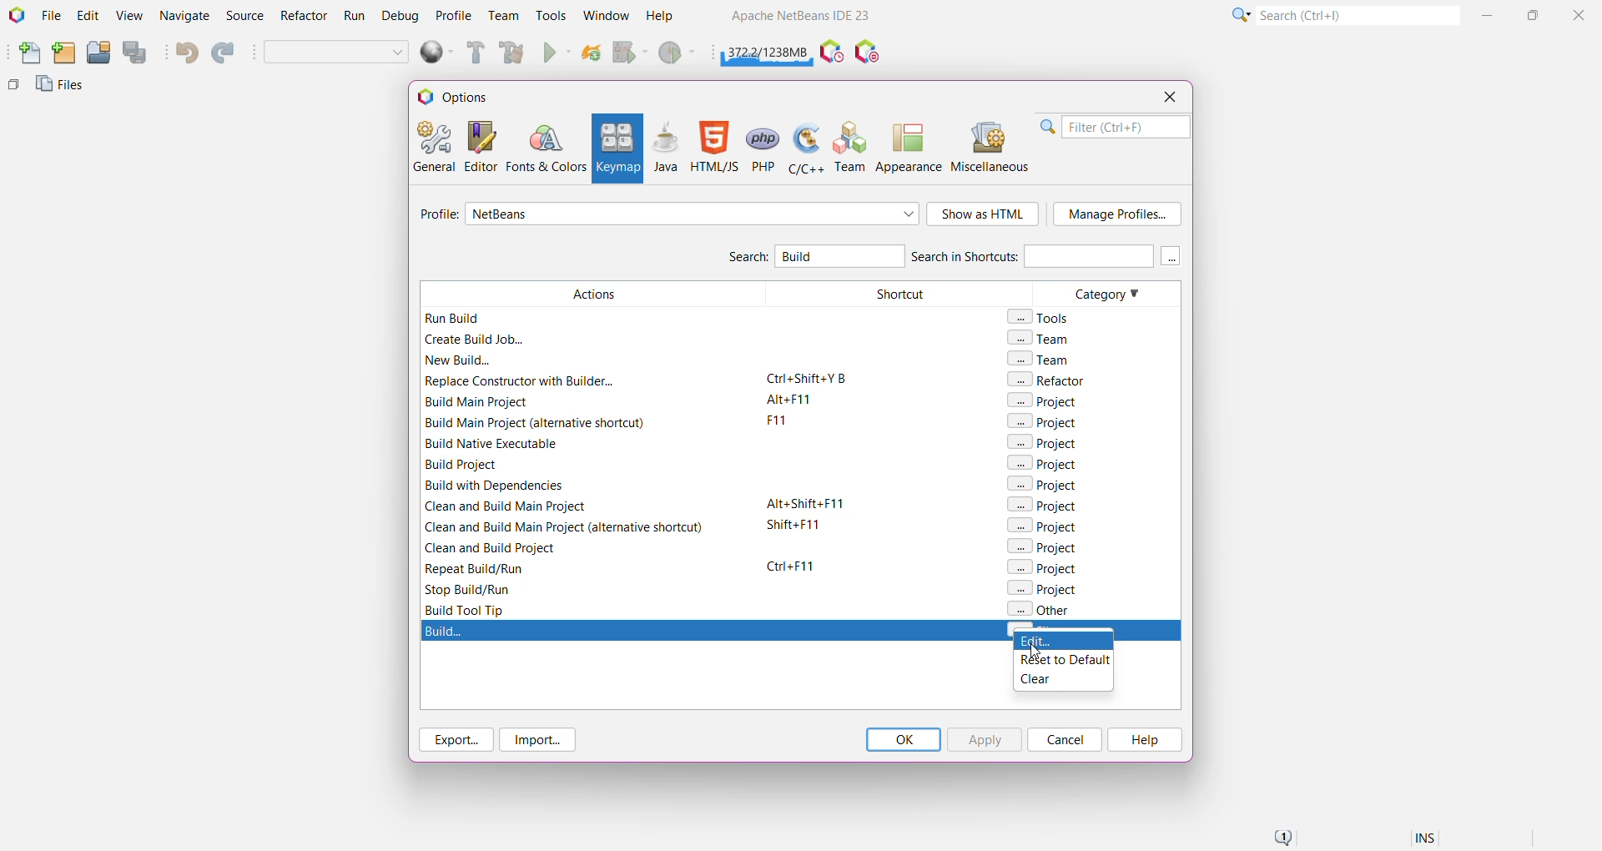  What do you see at coordinates (1115, 127) in the screenshot?
I see `Filter` at bounding box center [1115, 127].